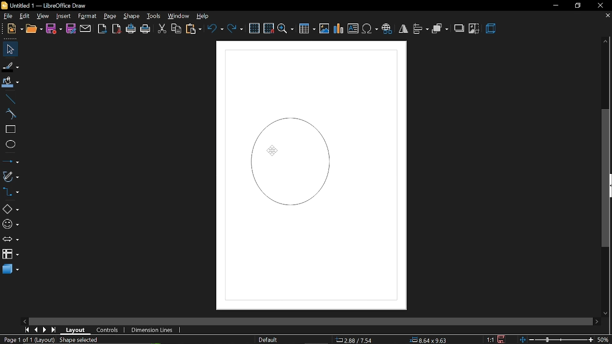 The image size is (612, 344). What do you see at coordinates (9, 50) in the screenshot?
I see `select` at bounding box center [9, 50].